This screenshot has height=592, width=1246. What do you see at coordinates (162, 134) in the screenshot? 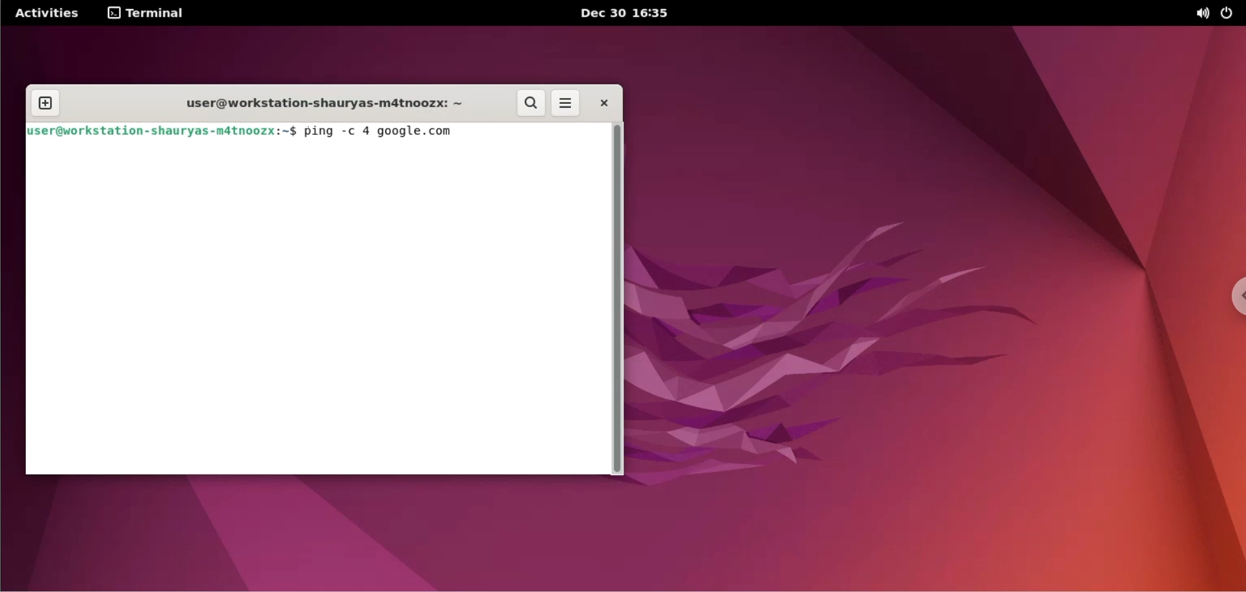
I see `user@workstation-shauryas-m4tnoozx:~$` at bounding box center [162, 134].